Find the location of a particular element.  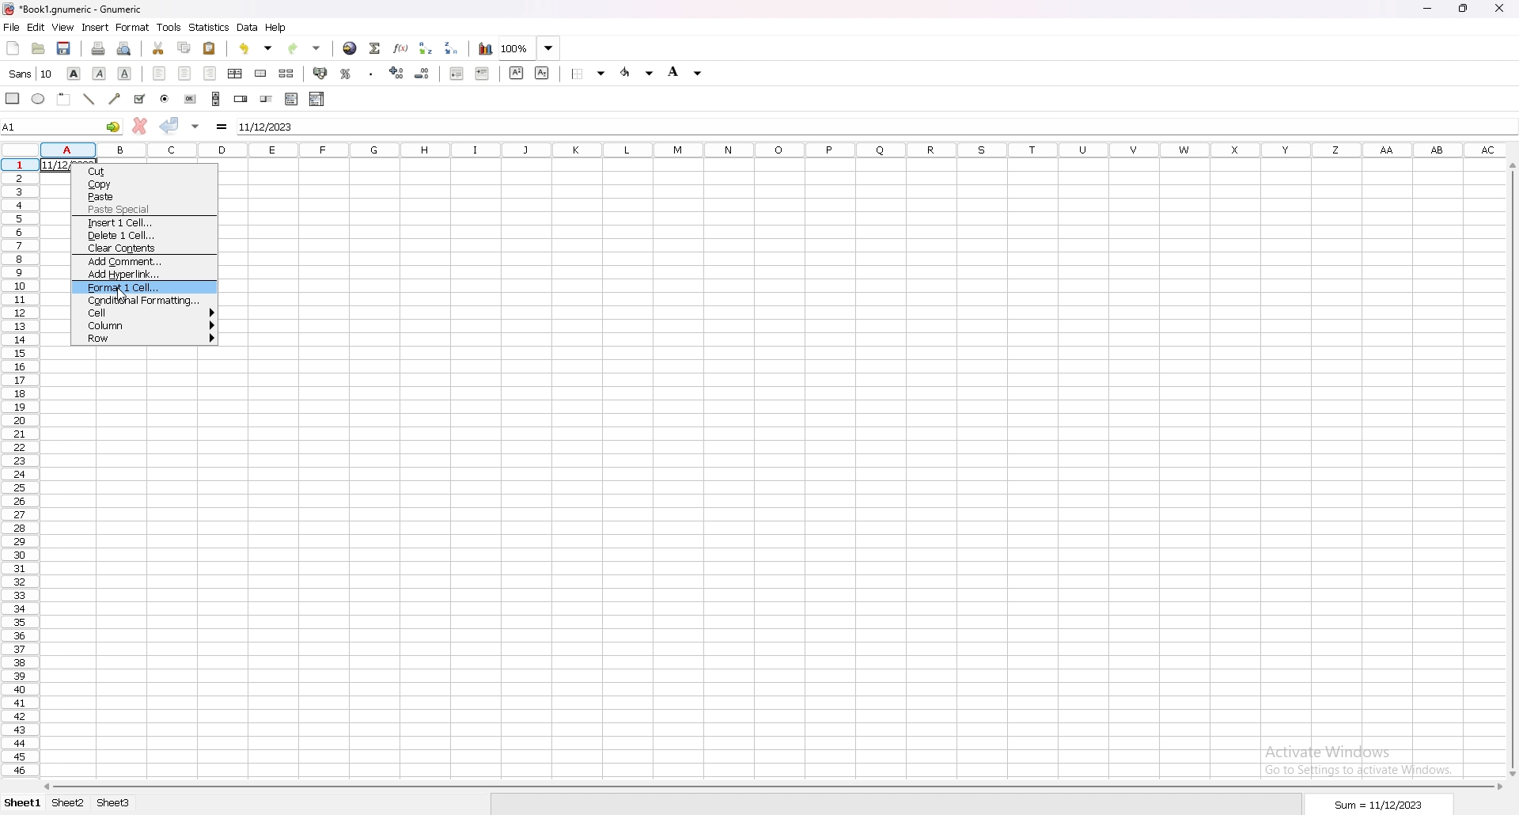

paste special is located at coordinates (146, 210).